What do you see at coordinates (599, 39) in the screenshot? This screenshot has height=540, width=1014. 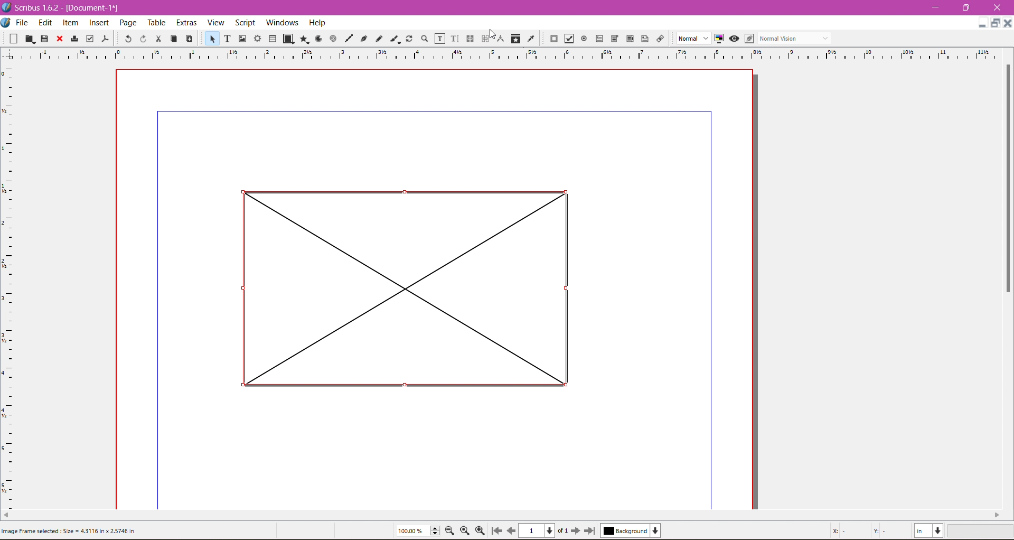 I see `PDF text Field` at bounding box center [599, 39].